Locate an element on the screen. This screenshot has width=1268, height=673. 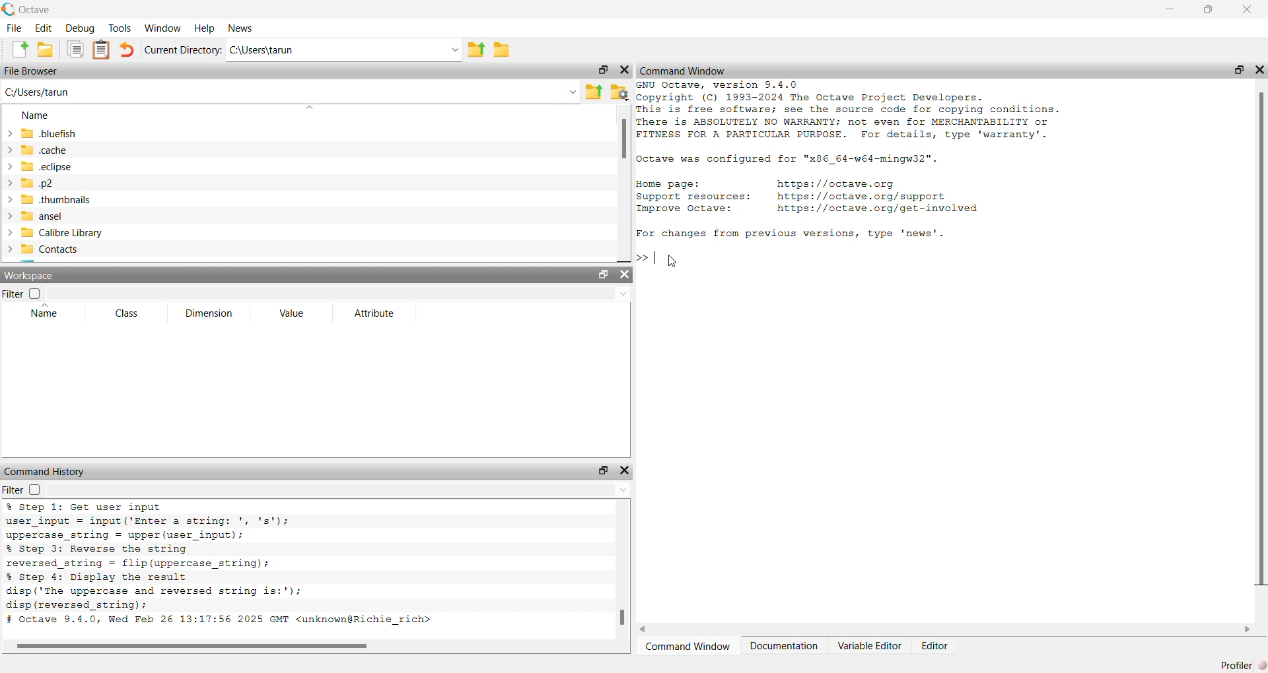
help is located at coordinates (204, 29).